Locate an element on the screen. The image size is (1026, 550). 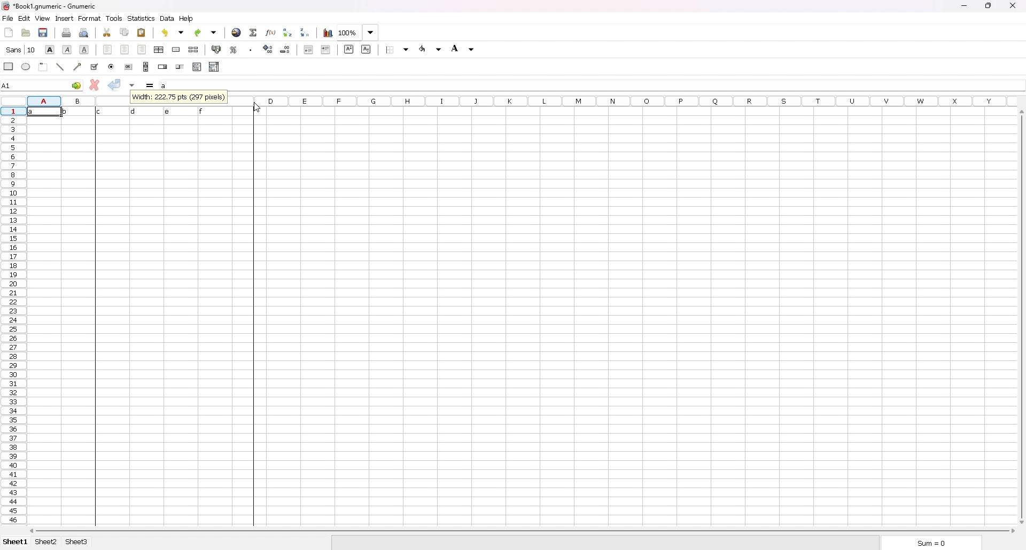
frame is located at coordinates (44, 66).